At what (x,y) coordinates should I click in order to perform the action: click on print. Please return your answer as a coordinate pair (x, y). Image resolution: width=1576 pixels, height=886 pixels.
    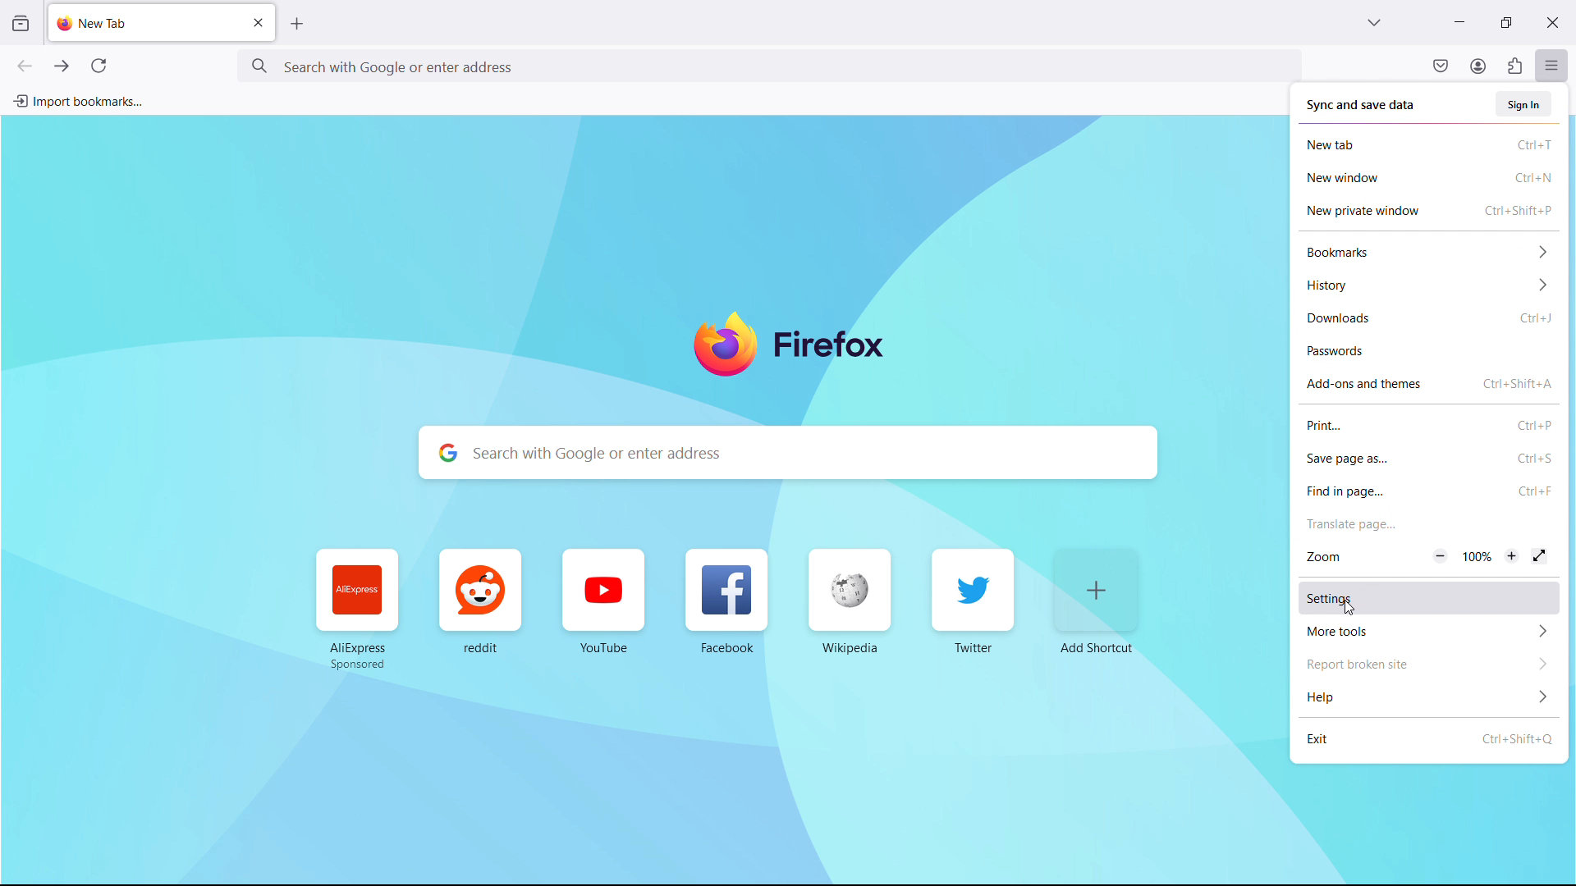
    Looking at the image, I should click on (1428, 424).